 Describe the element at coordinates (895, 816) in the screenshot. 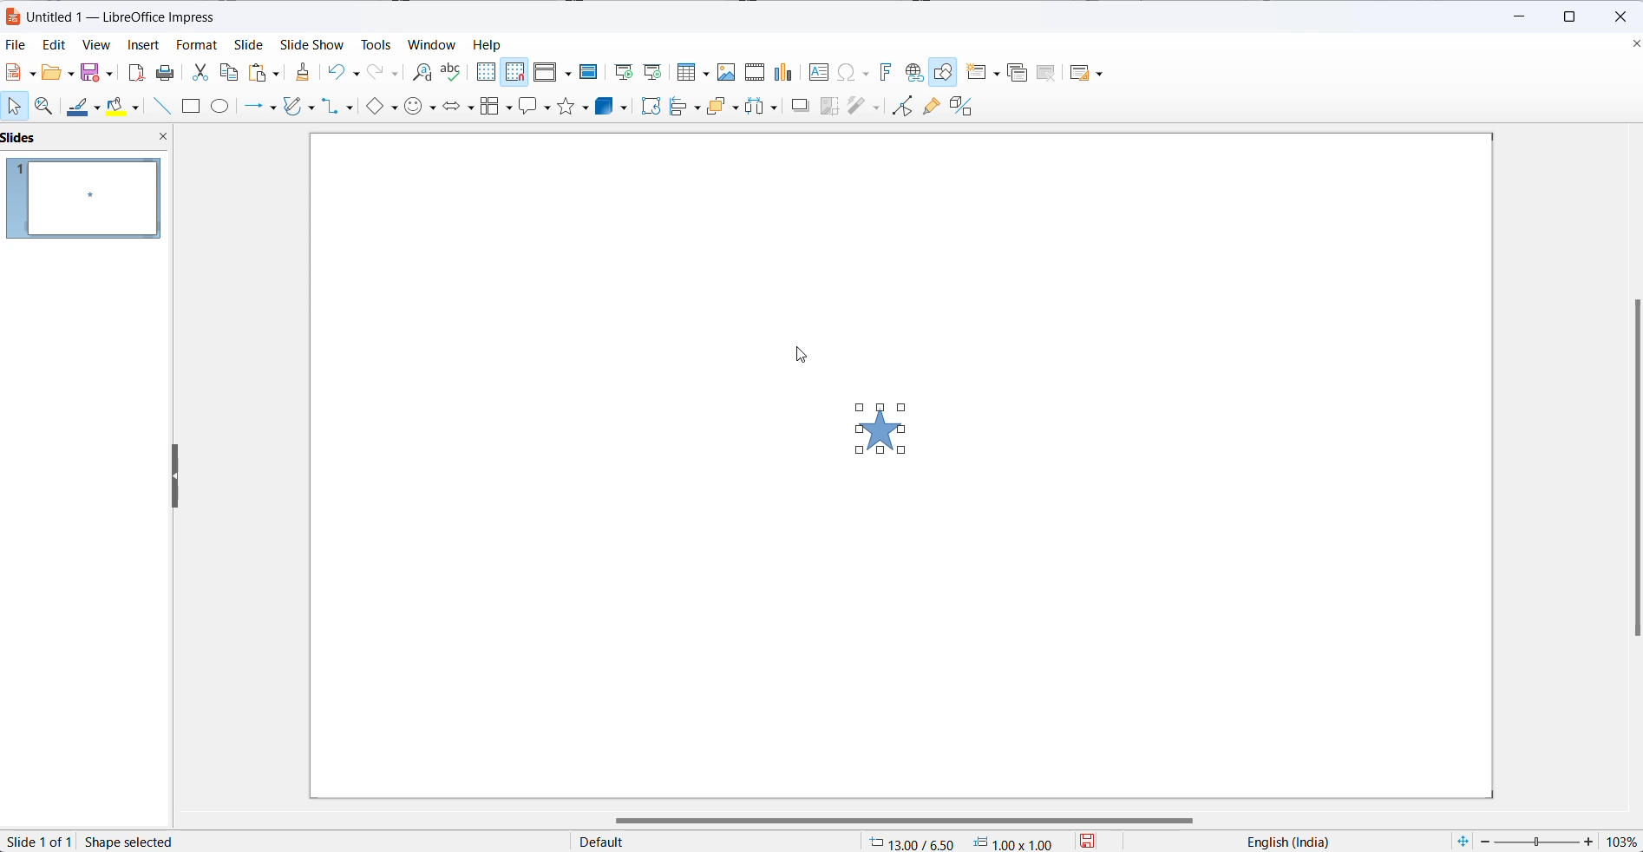

I see `scrollbar` at that location.